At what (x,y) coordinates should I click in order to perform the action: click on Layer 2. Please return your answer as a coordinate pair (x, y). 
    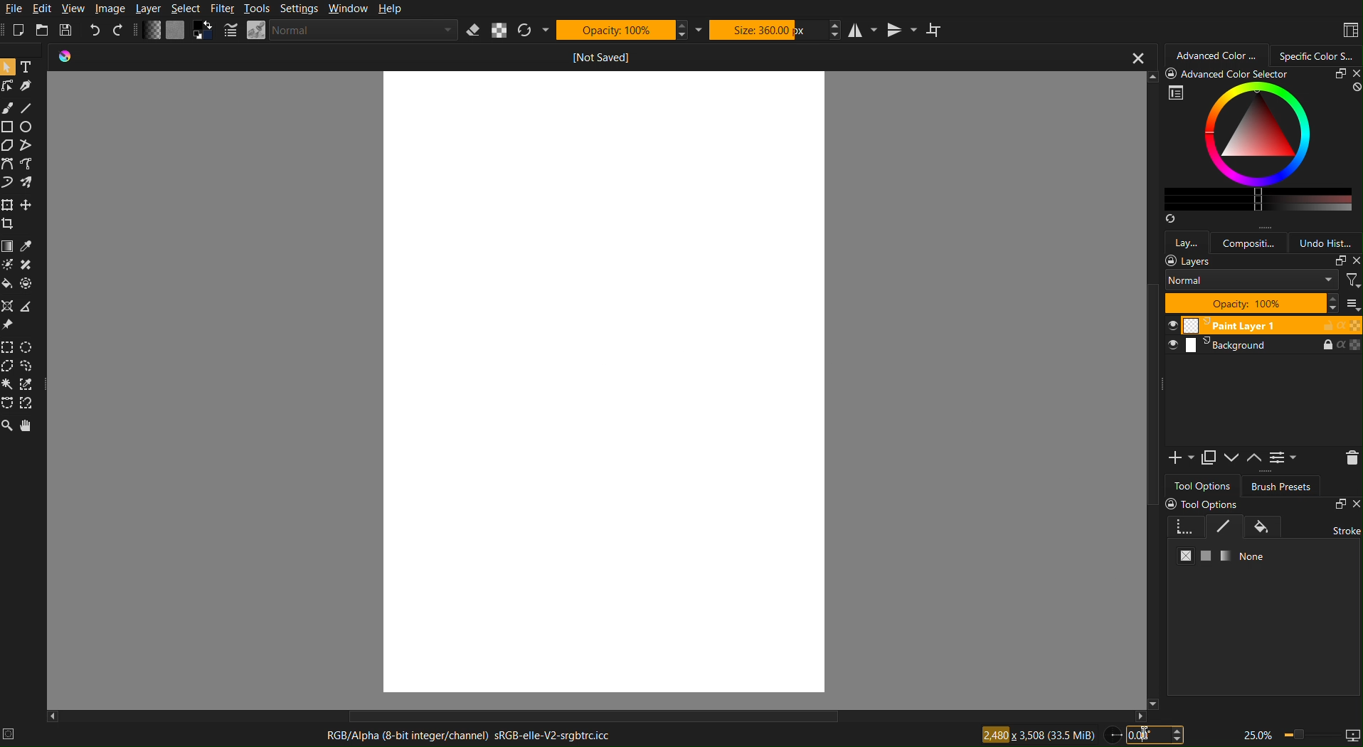
    Looking at the image, I should click on (1263, 345).